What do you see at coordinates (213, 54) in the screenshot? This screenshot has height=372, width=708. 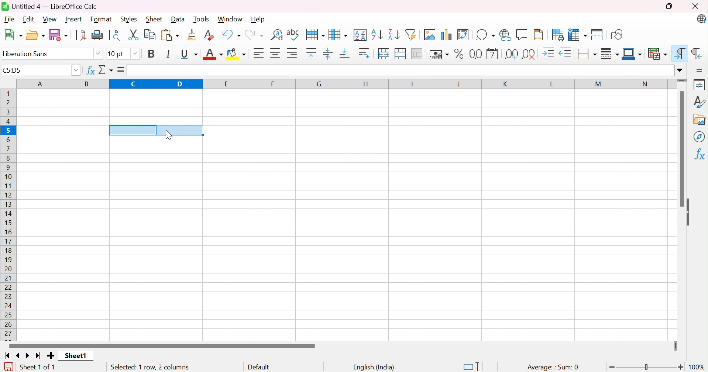 I see `Font Color` at bounding box center [213, 54].